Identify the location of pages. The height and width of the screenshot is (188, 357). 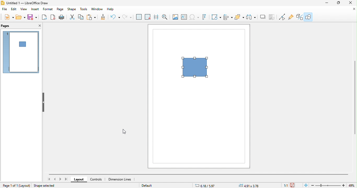
(9, 26).